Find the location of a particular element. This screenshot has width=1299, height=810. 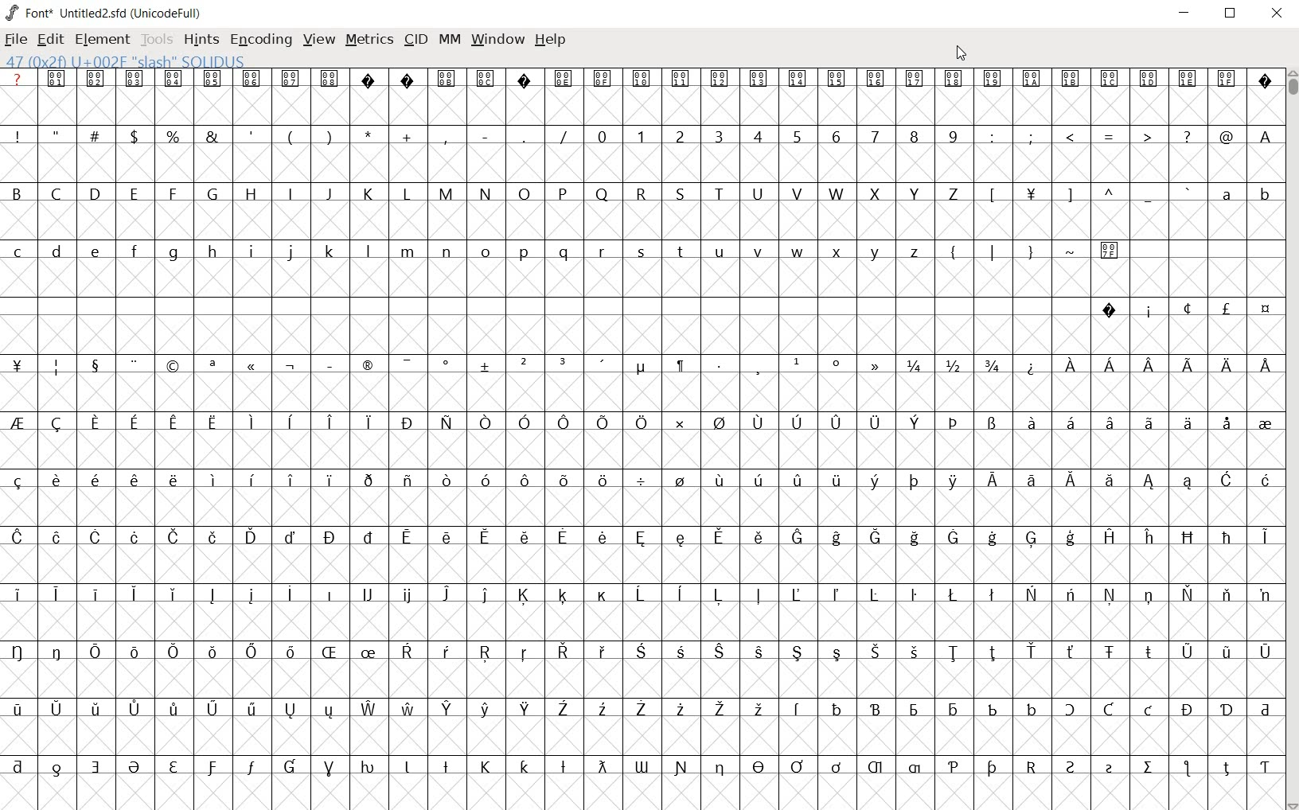

special letters is located at coordinates (638, 709).